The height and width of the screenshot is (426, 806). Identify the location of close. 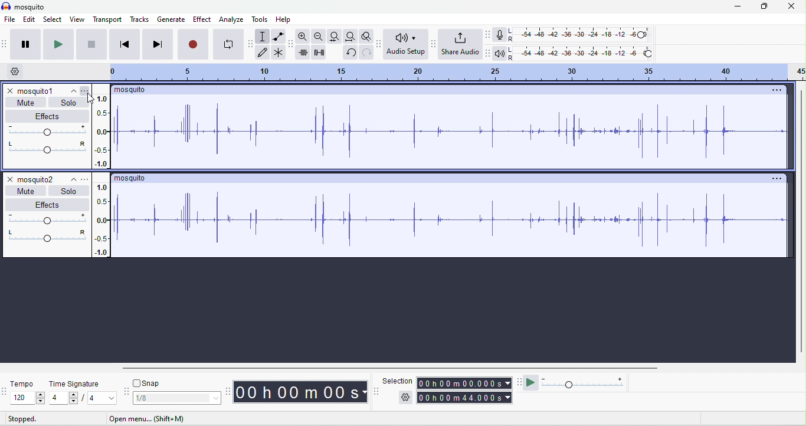
(791, 6).